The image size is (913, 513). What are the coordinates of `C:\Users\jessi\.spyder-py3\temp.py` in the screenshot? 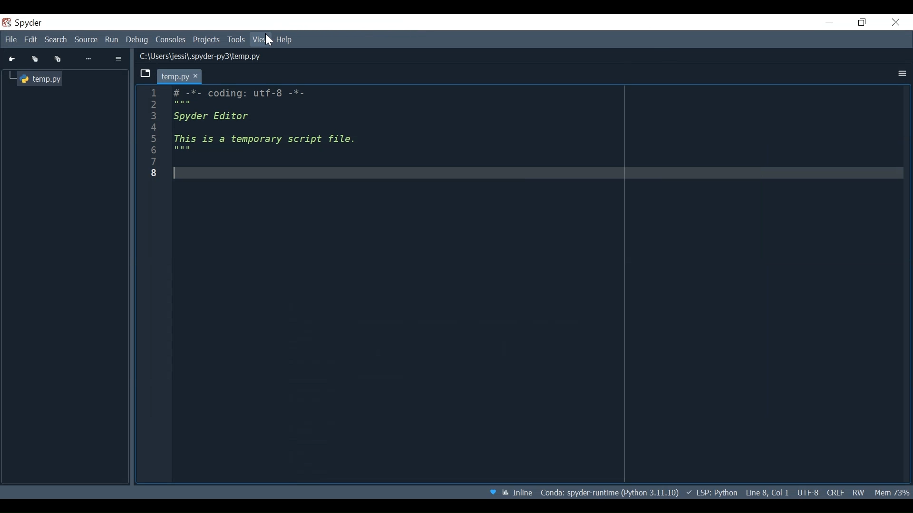 It's located at (211, 57).